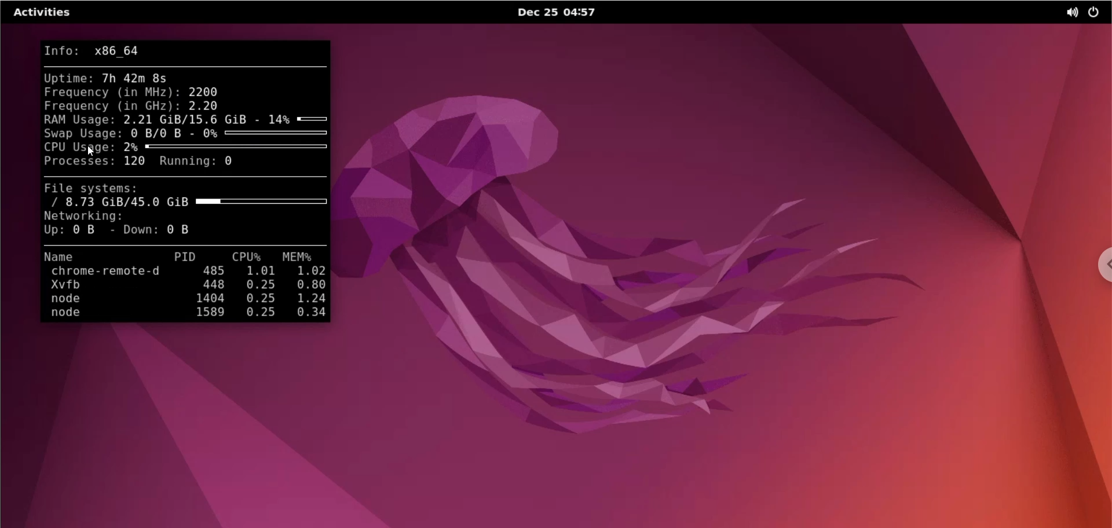  I want to click on file systems:, so click(92, 188).